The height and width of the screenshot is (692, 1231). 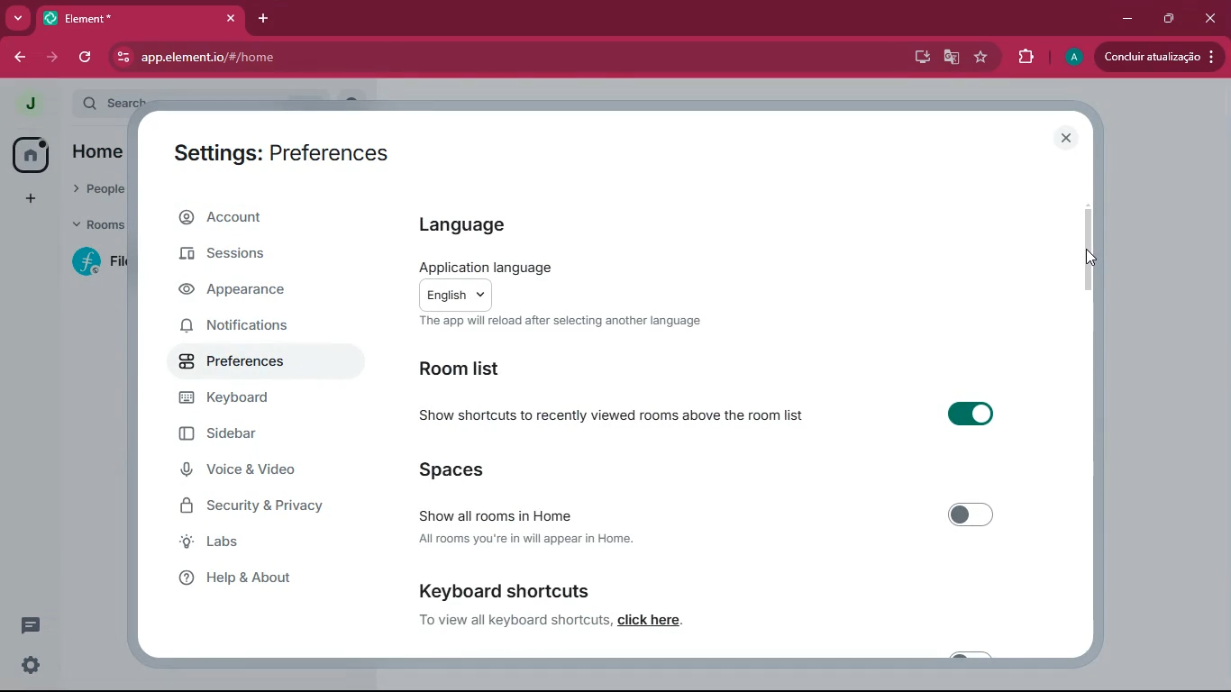 I want to click on All rooms you're in will appear in Home., so click(x=545, y=539).